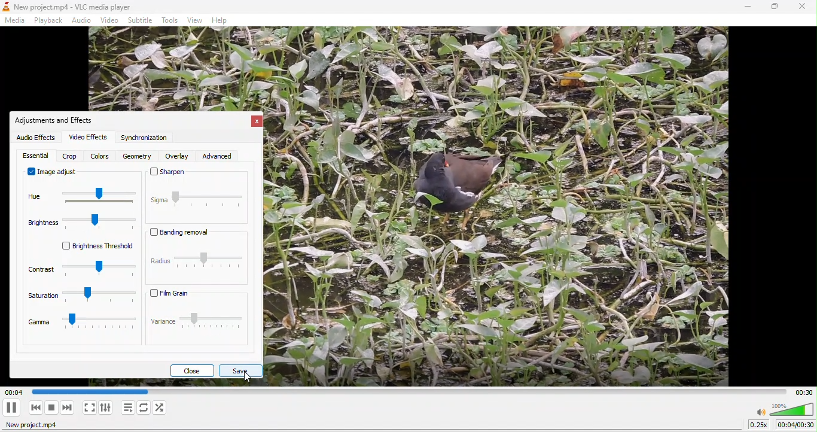  Describe the element at coordinates (252, 378) in the screenshot. I see `cursor movement` at that location.